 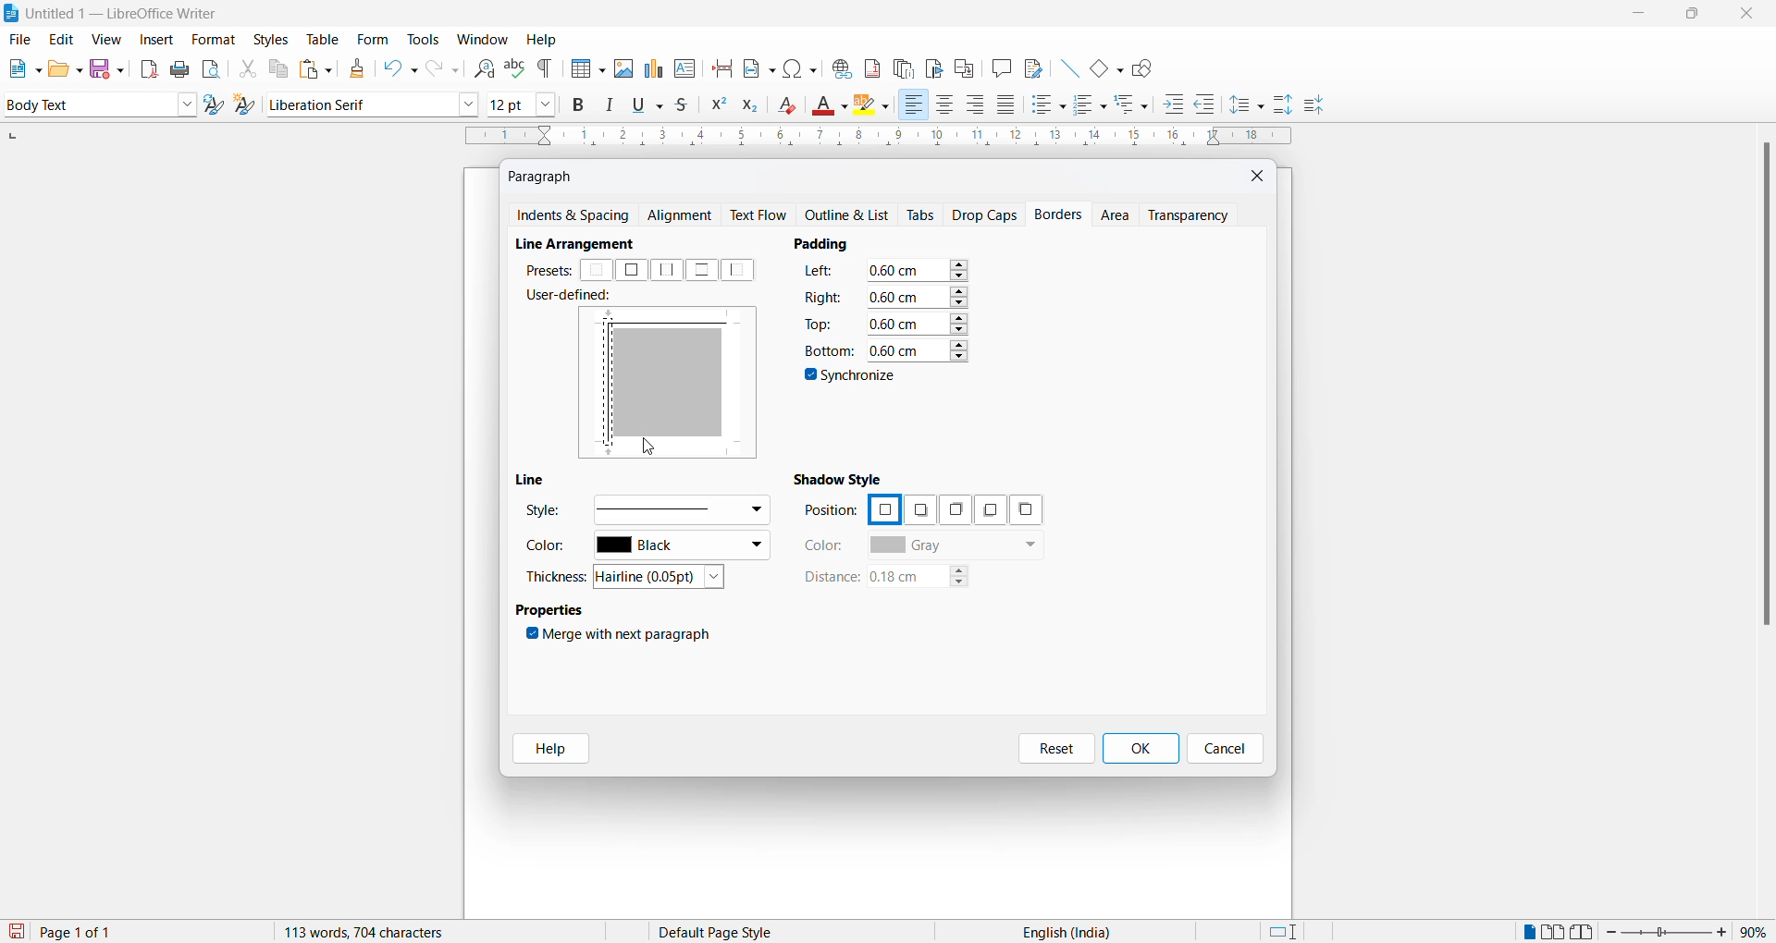 I want to click on position options, so click(x=1026, y=509).